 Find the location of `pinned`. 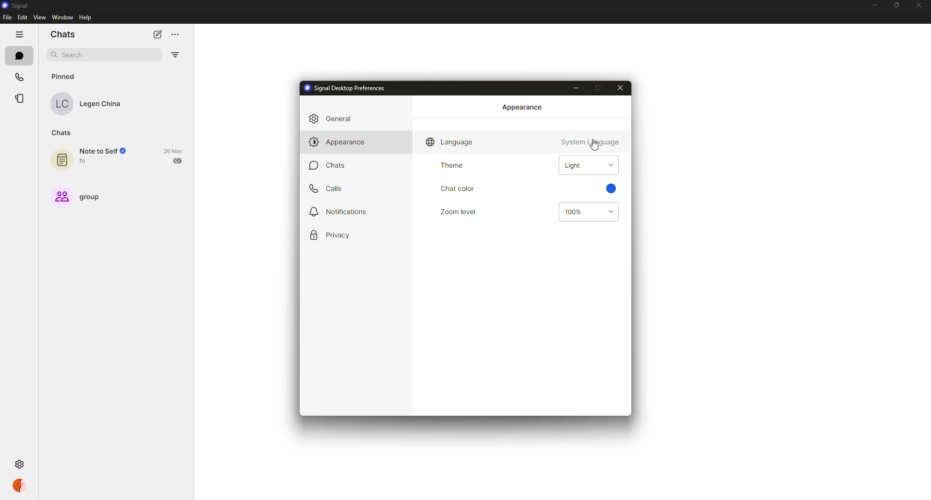

pinned is located at coordinates (65, 76).